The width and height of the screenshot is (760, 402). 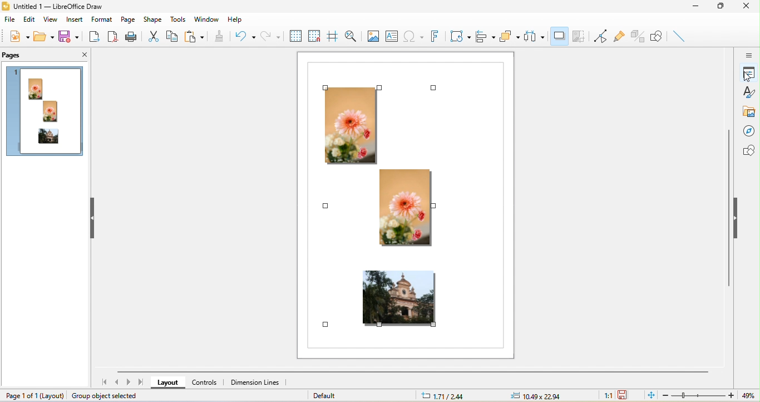 I want to click on default, so click(x=334, y=395).